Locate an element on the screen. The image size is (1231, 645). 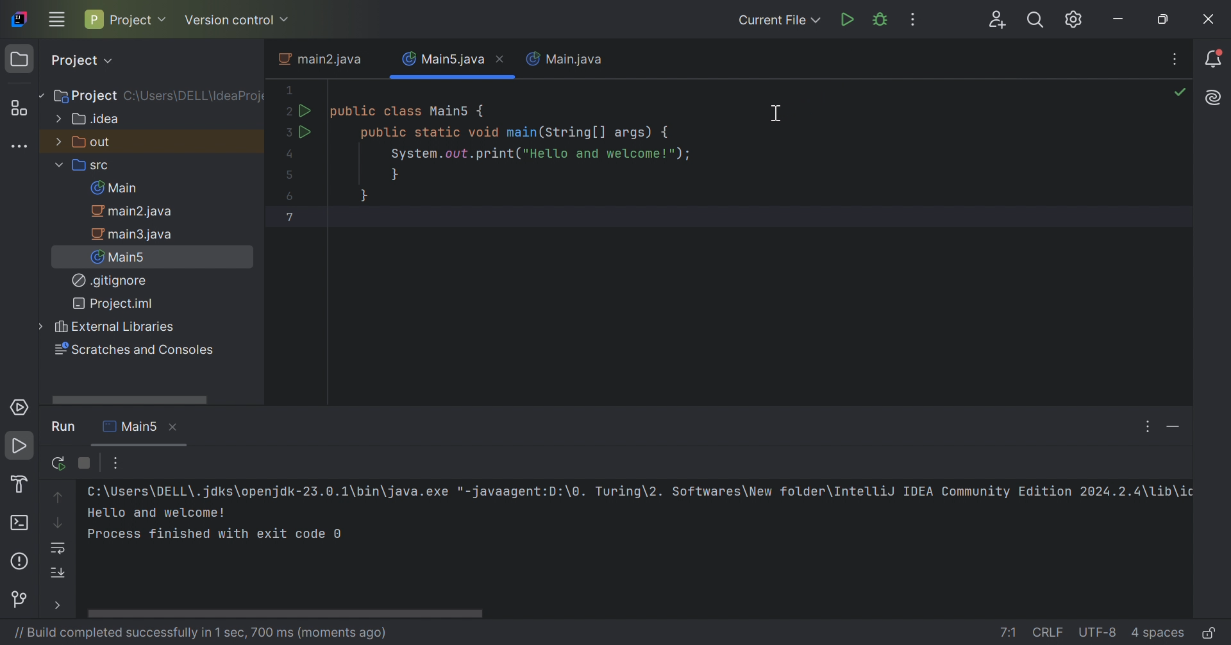
Hello and wellcome! is located at coordinates (156, 511).